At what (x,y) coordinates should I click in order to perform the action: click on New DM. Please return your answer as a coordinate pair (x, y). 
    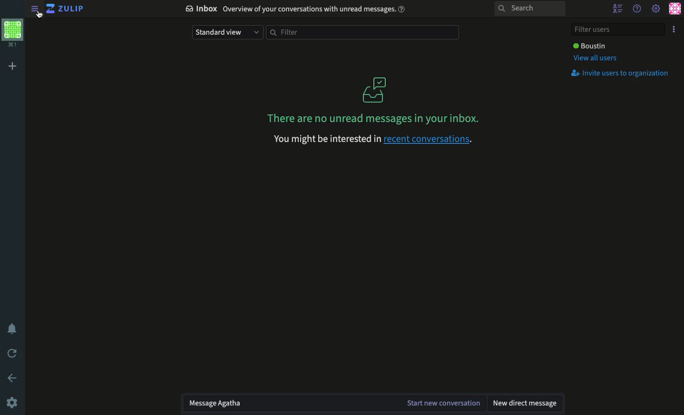
    Looking at the image, I should click on (526, 403).